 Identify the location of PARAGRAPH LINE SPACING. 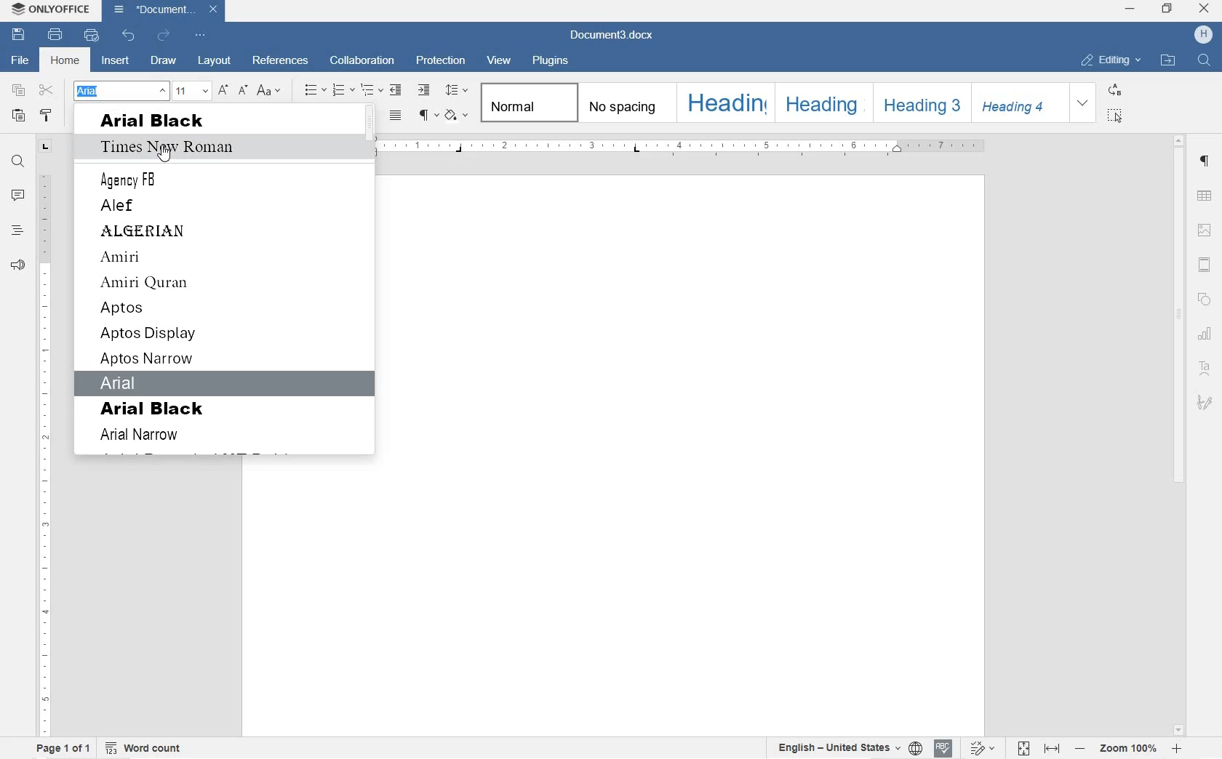
(457, 89).